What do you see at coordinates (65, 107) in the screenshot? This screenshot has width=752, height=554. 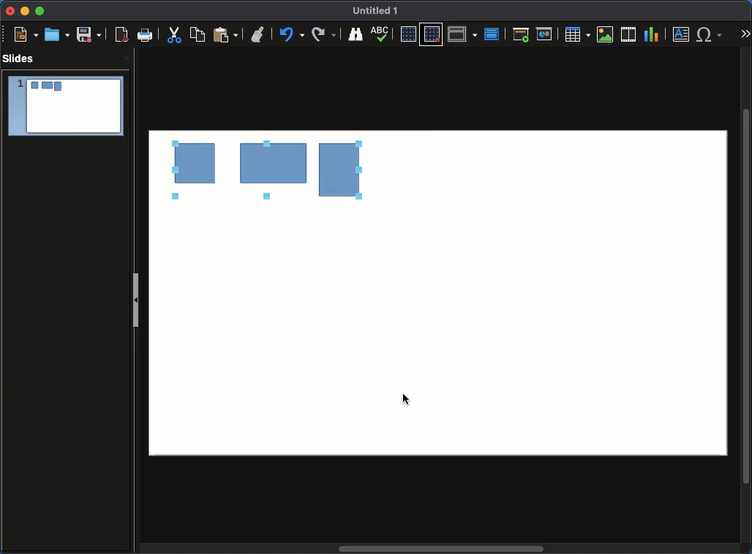 I see `Slide` at bounding box center [65, 107].